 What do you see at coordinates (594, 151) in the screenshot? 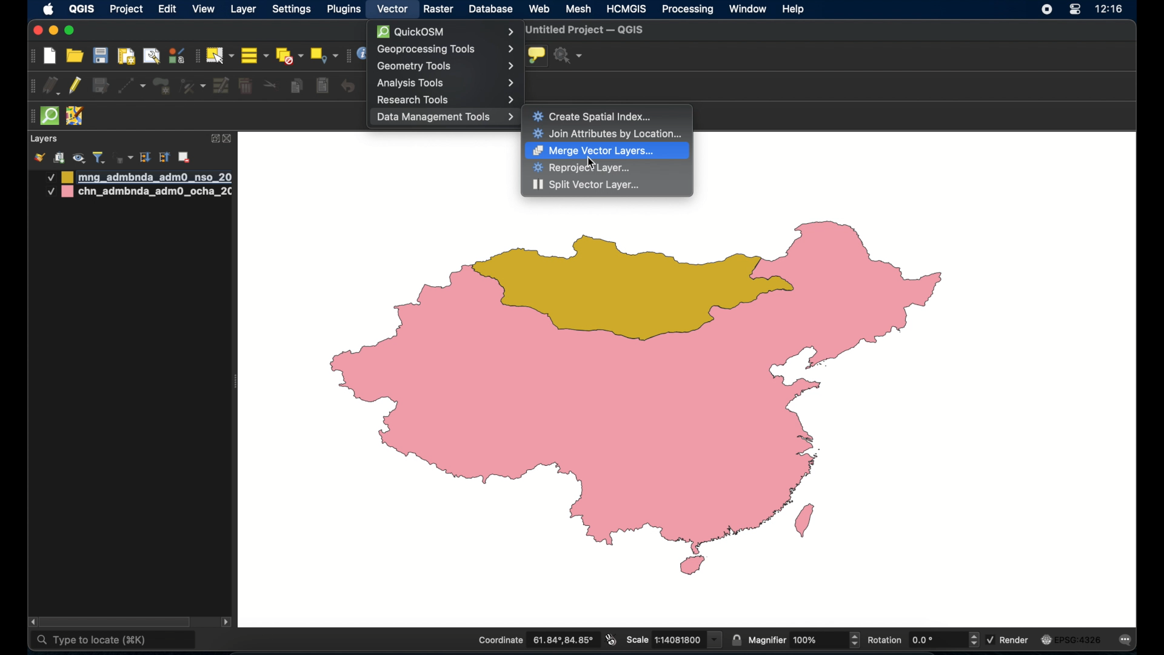
I see `merge vector layers` at bounding box center [594, 151].